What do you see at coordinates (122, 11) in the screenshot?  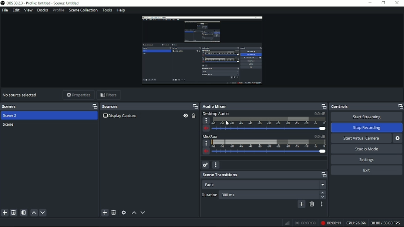 I see `Help` at bounding box center [122, 11].